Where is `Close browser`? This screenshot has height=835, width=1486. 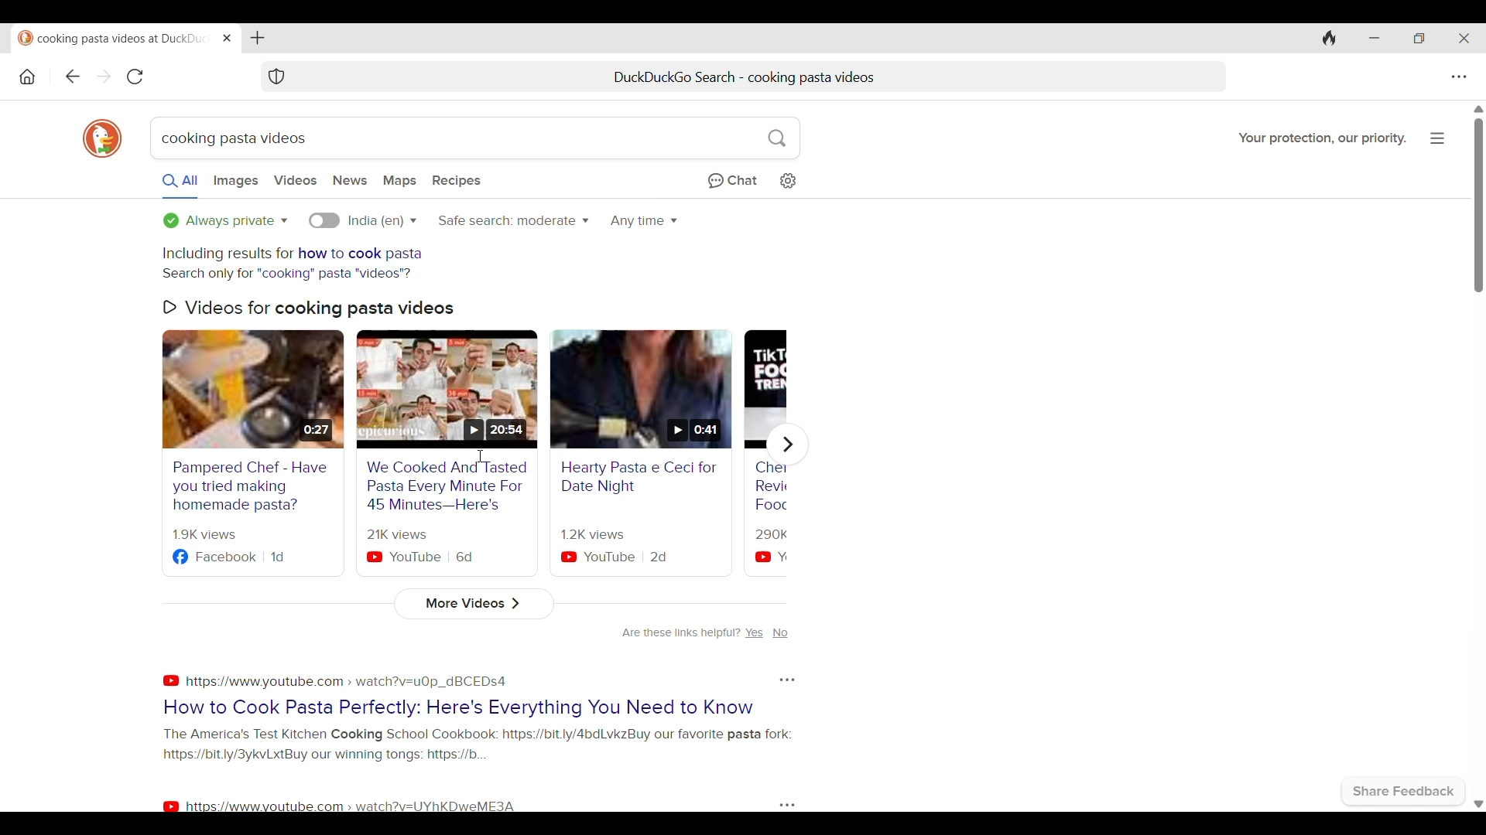
Close browser is located at coordinates (1464, 39).